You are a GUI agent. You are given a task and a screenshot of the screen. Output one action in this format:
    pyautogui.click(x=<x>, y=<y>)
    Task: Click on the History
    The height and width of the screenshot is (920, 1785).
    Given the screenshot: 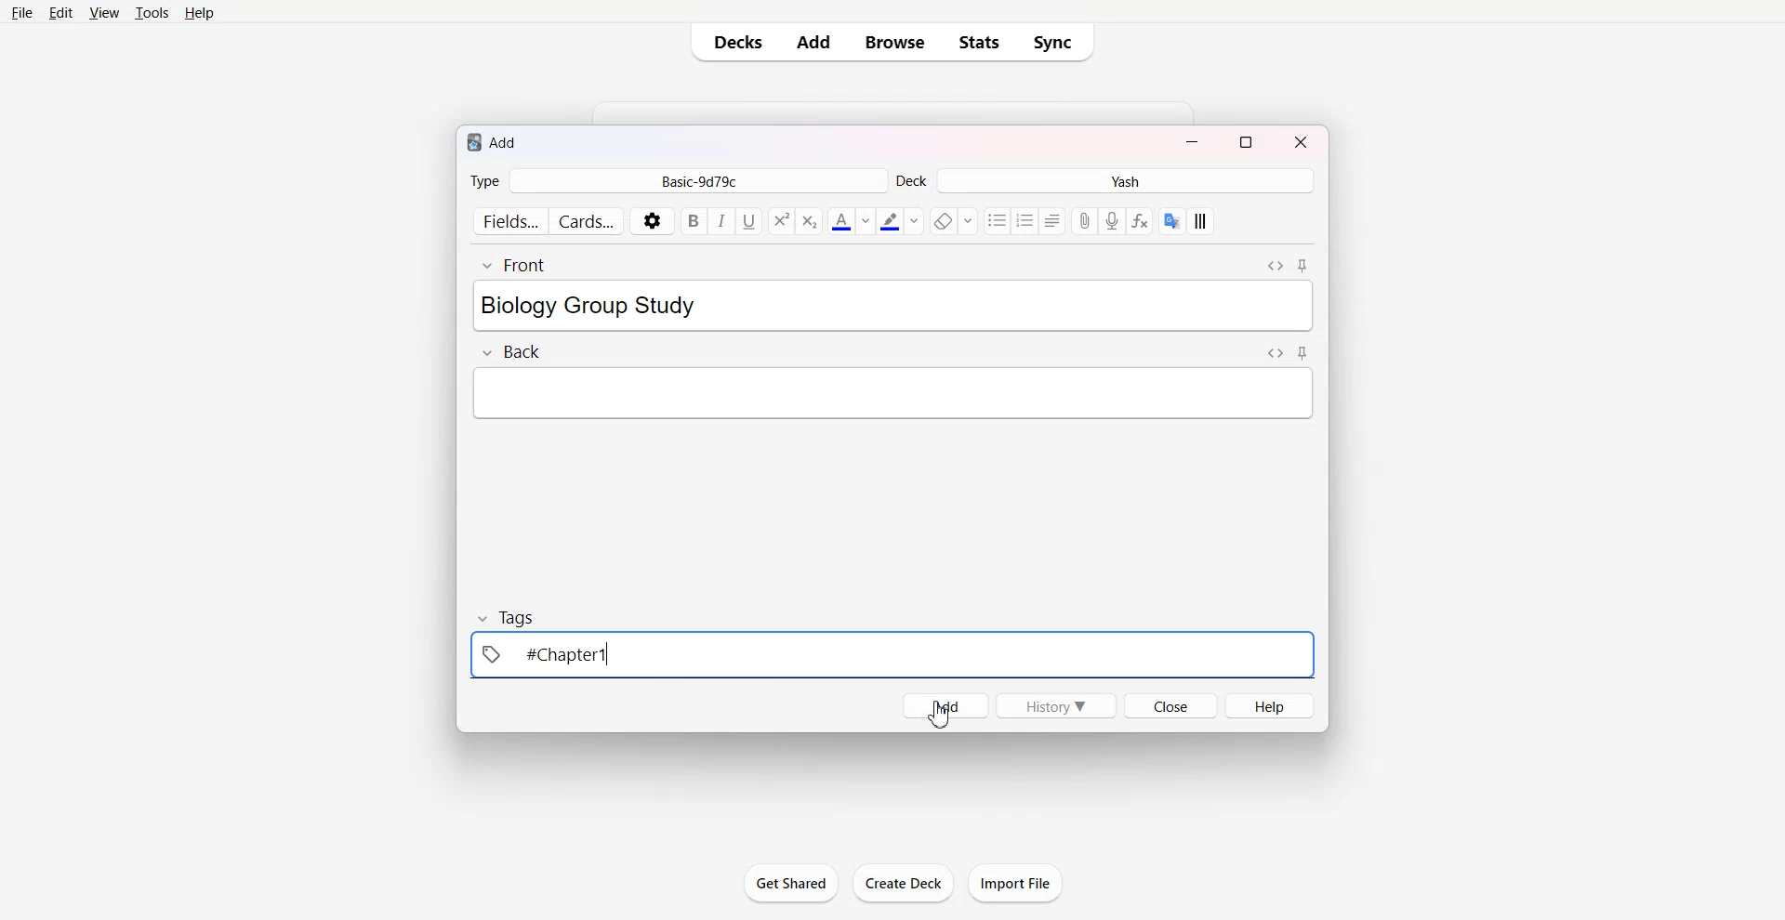 What is the action you would take?
    pyautogui.click(x=1057, y=705)
    